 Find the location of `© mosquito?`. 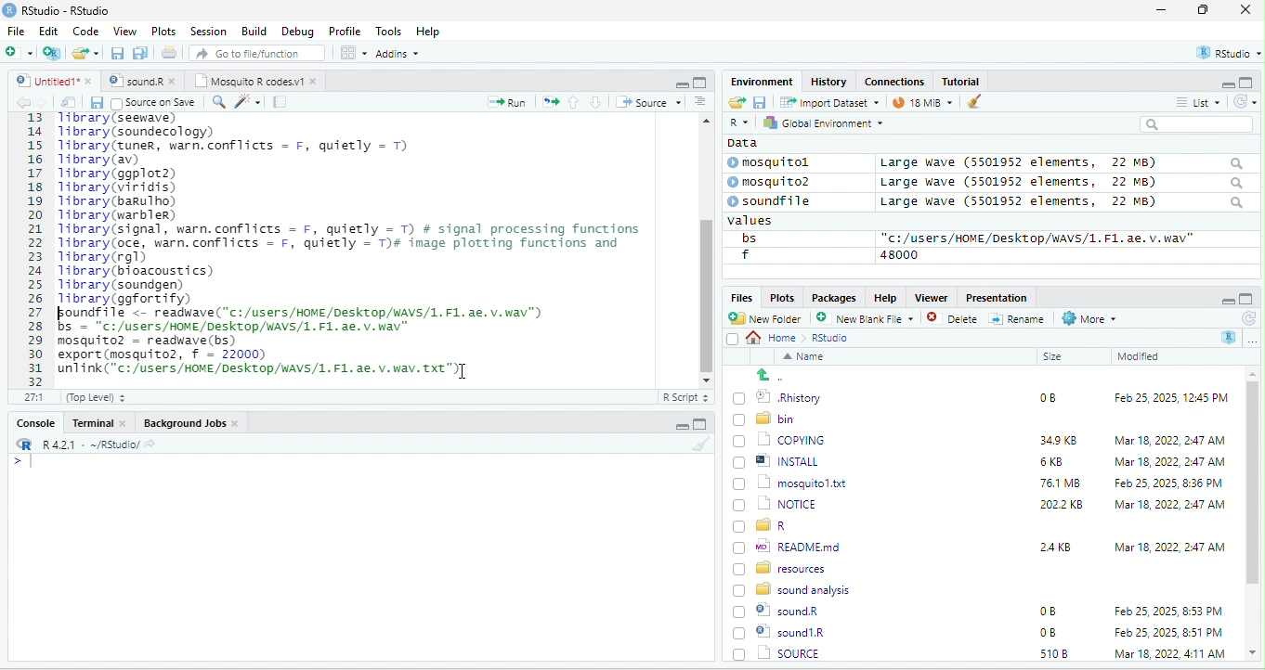

© mosquito? is located at coordinates (775, 180).